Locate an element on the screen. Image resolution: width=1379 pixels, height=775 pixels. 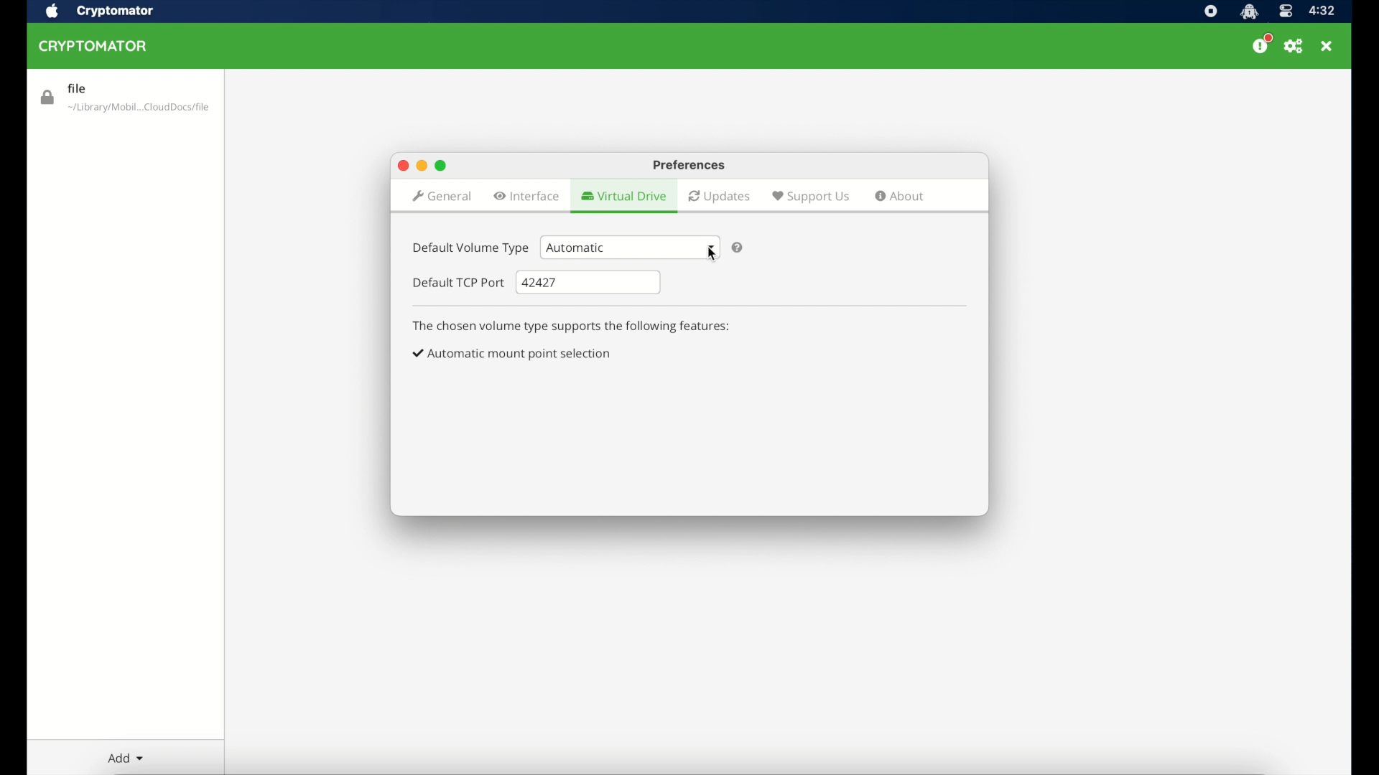
question mark icon is located at coordinates (737, 248).